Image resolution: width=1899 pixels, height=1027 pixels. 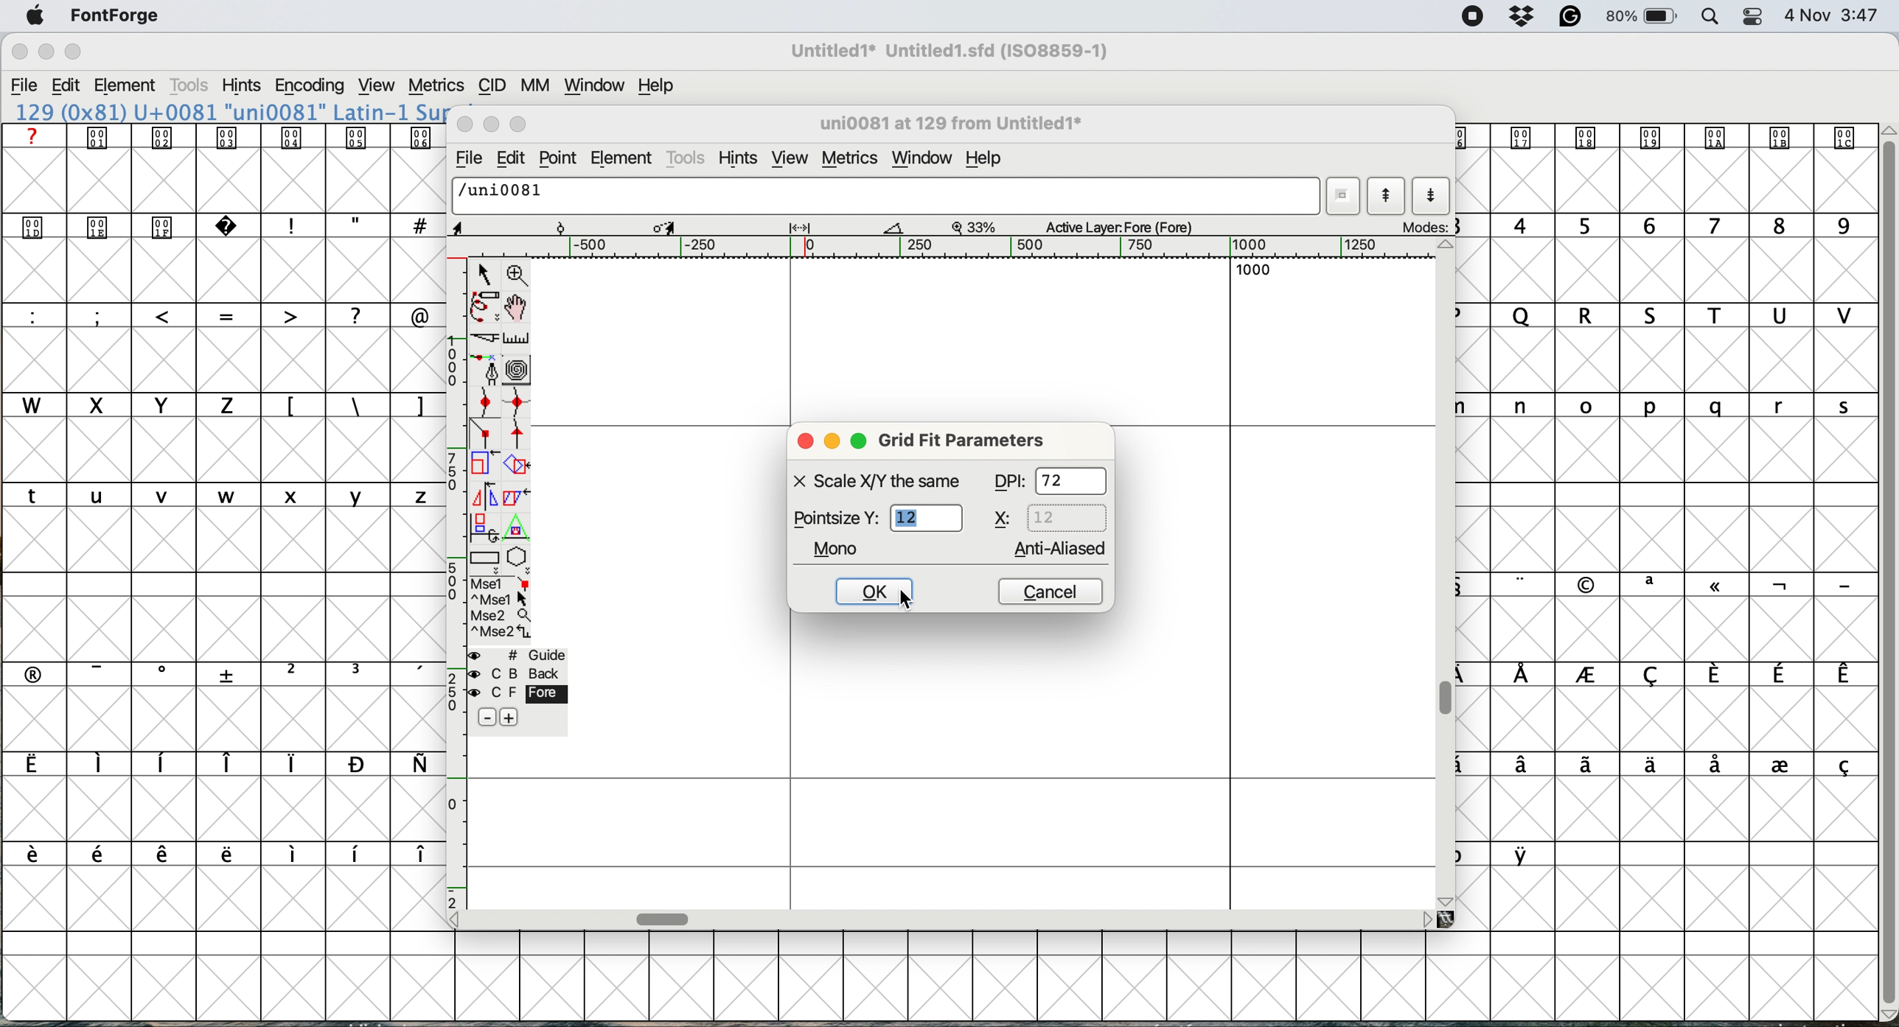 I want to click on scale the selection, so click(x=484, y=466).